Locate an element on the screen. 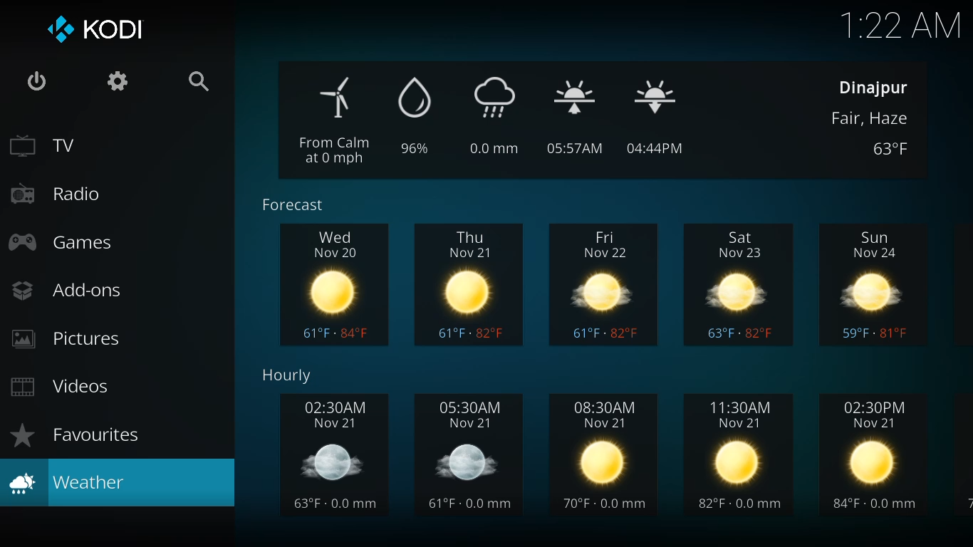 The width and height of the screenshot is (973, 547). games is located at coordinates (61, 241).